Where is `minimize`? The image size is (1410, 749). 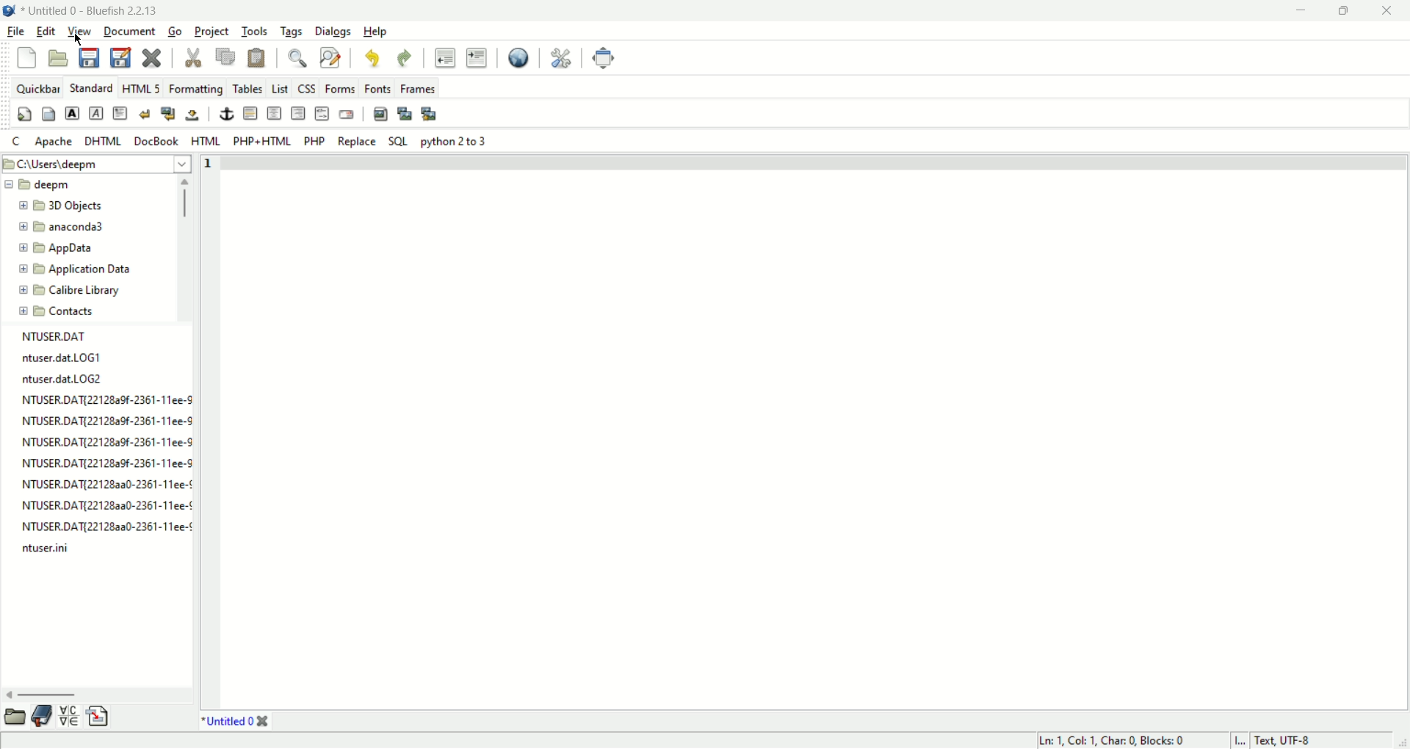
minimize is located at coordinates (1304, 10).